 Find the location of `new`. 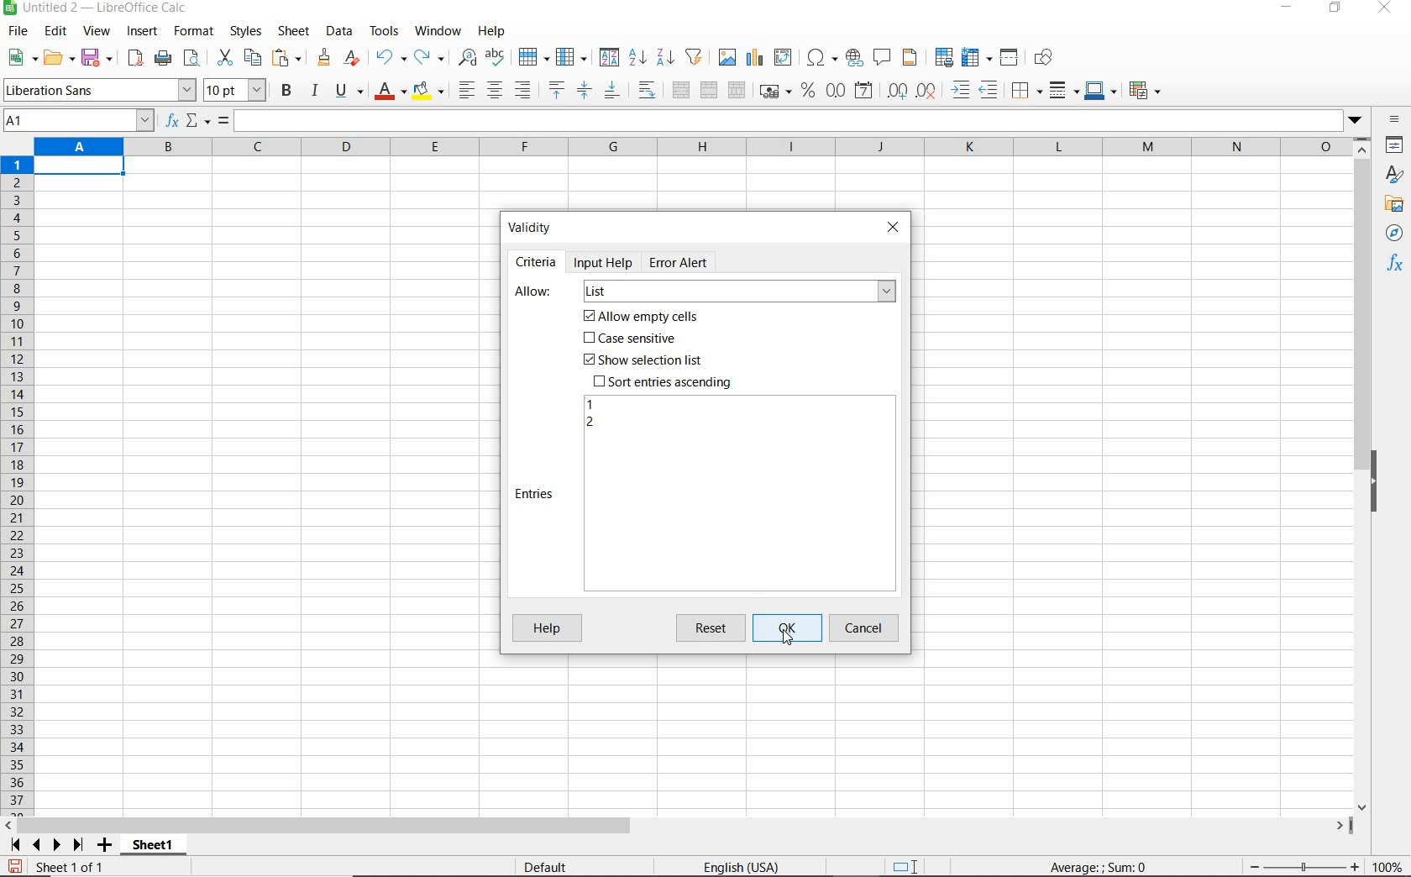

new is located at coordinates (23, 58).